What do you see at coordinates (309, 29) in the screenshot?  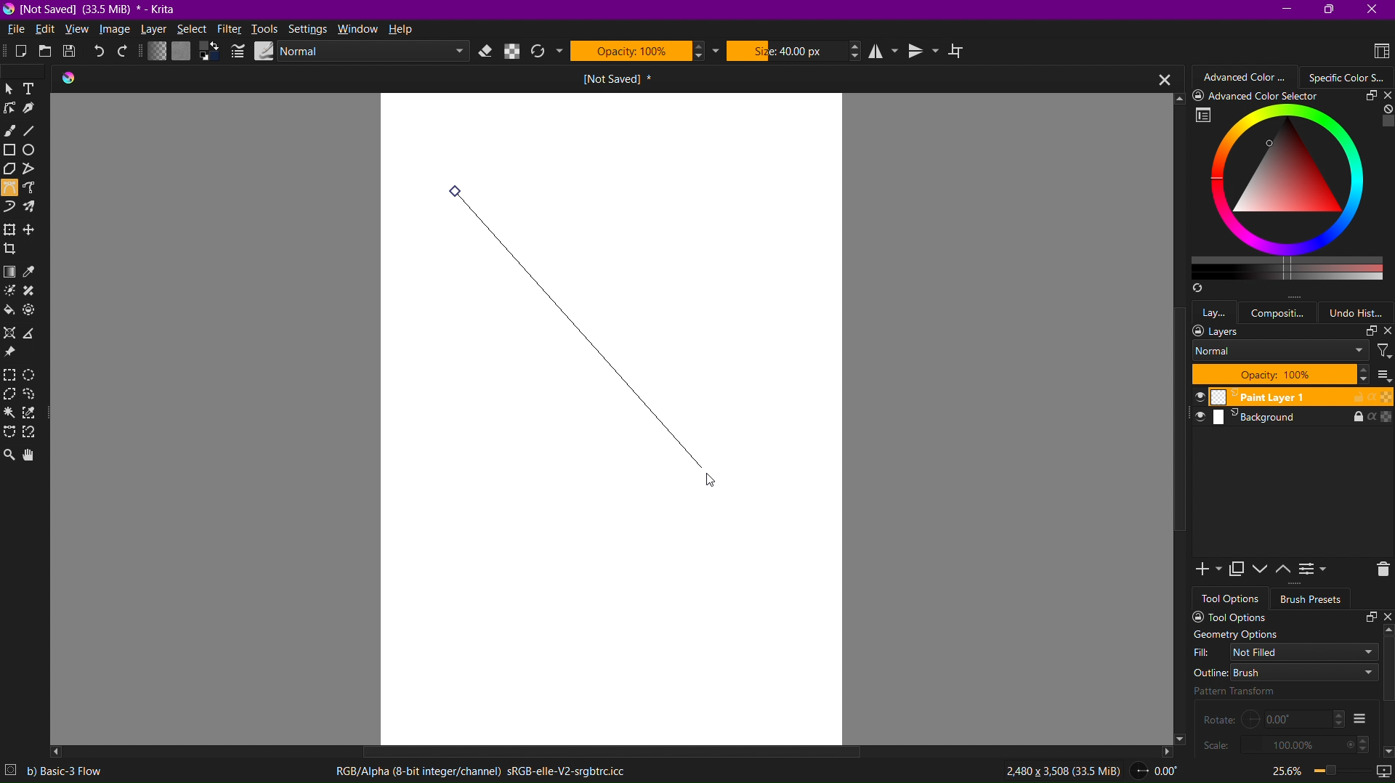 I see `Settings` at bounding box center [309, 29].